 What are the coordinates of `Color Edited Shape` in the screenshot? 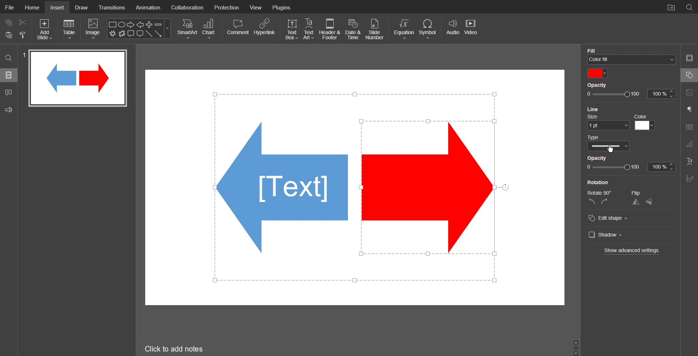 It's located at (433, 187).